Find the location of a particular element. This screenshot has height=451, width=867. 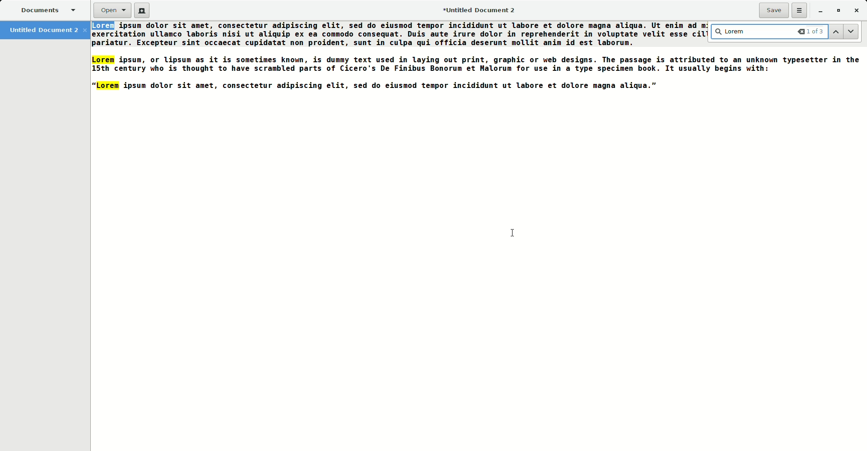

Restore is located at coordinates (837, 10).